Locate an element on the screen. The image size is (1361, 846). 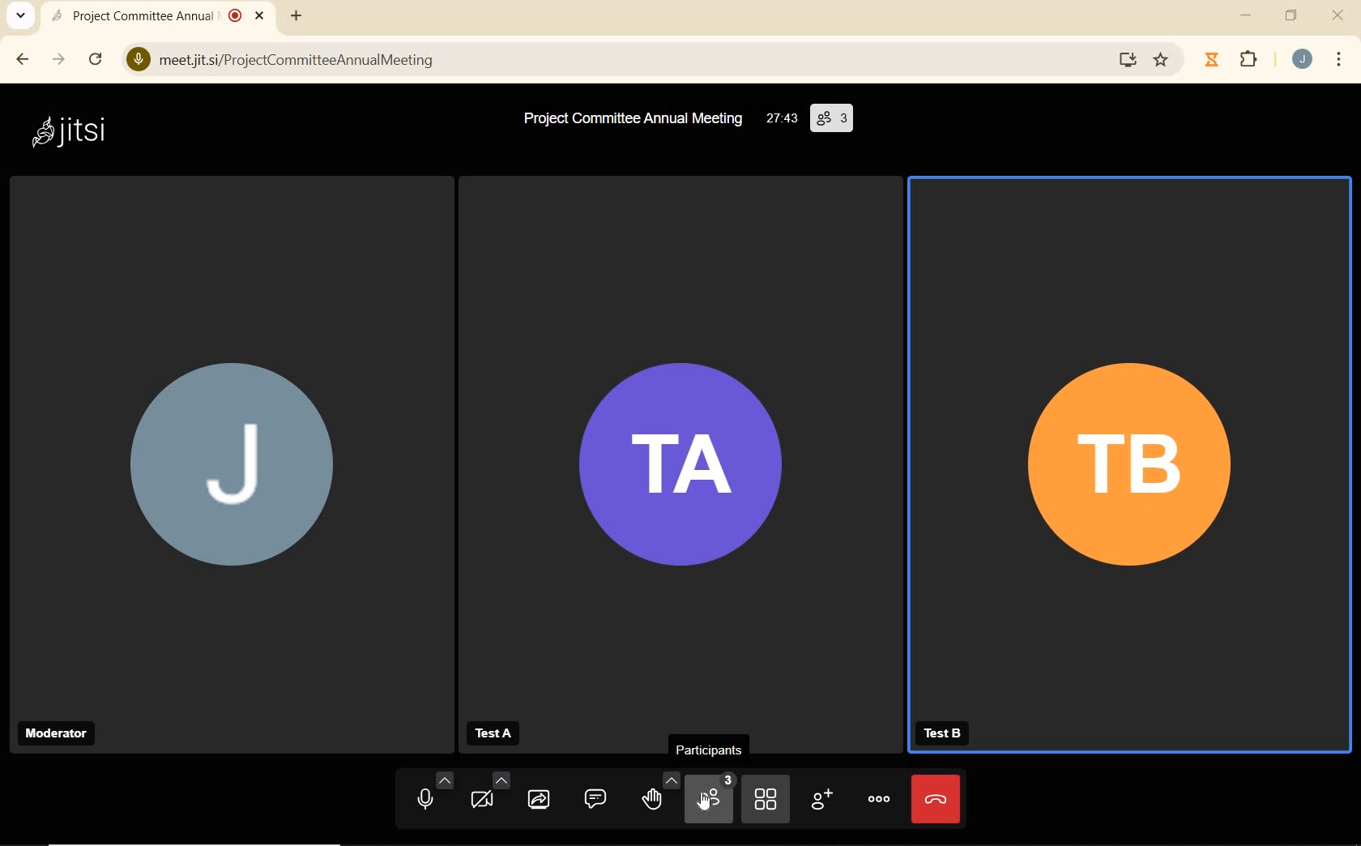
CAMERA is located at coordinates (489, 791).